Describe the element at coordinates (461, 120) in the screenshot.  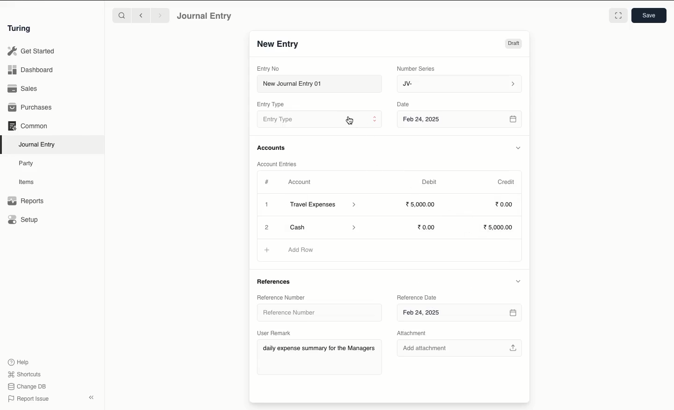
I see `Feb 24, 2025` at that location.